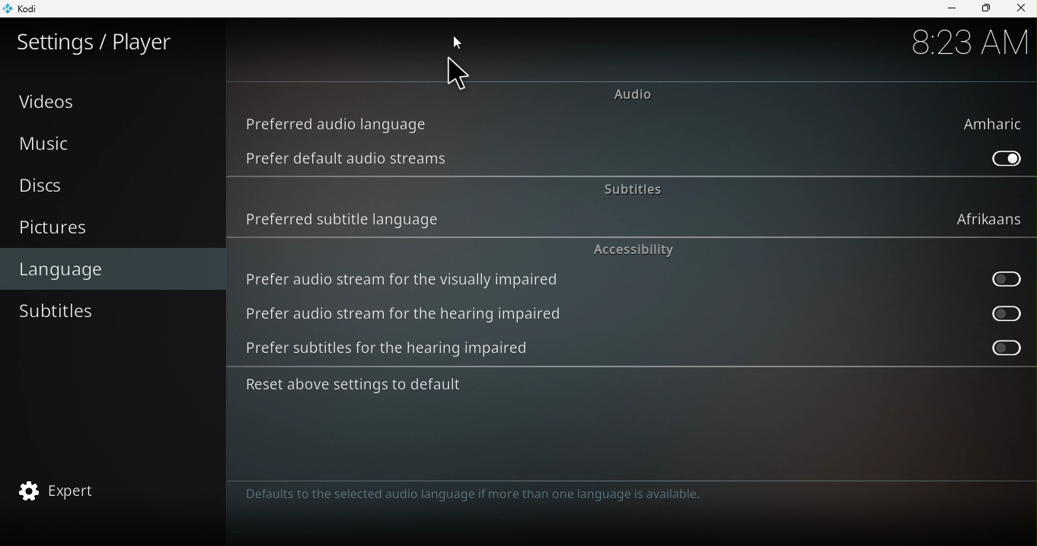  Describe the element at coordinates (460, 42) in the screenshot. I see `system cursor` at that location.